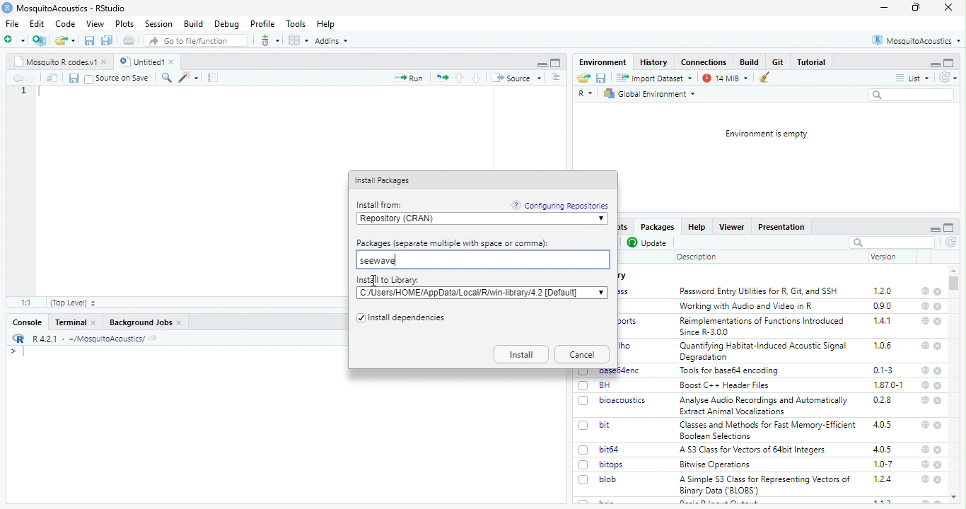 Image resolution: width=966 pixels, height=509 pixels. I want to click on Debug, so click(228, 25).